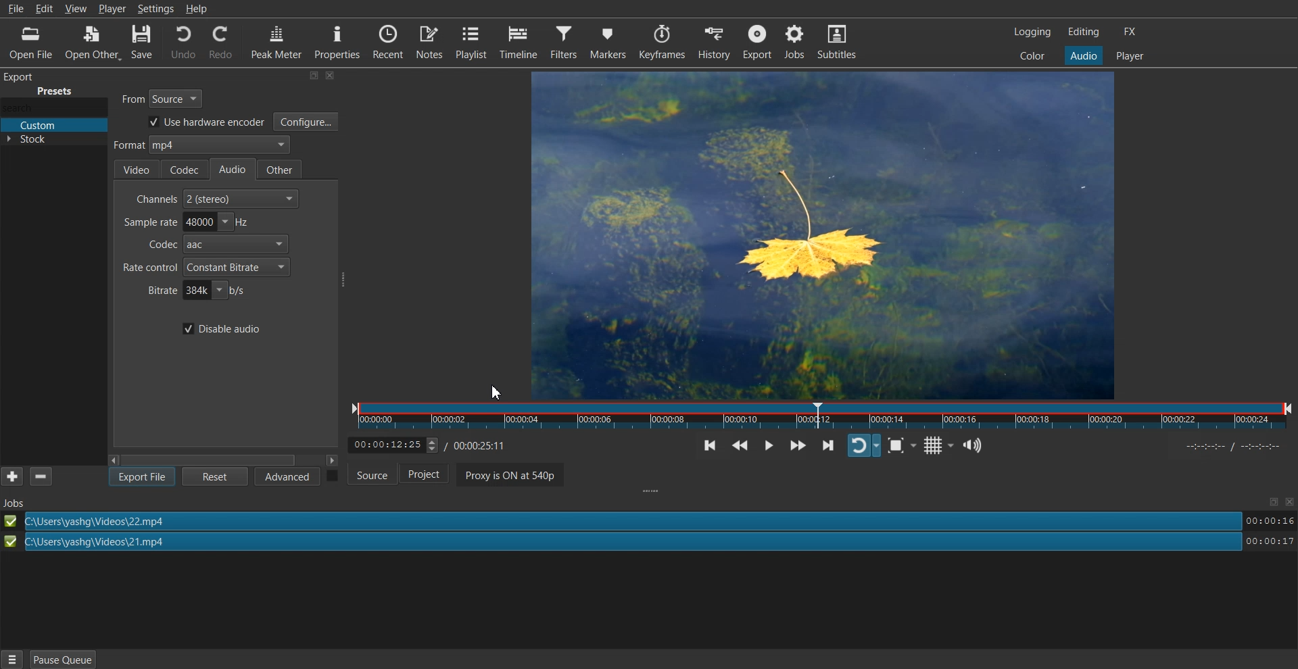 Image resolution: width=1298 pixels, height=669 pixels. What do you see at coordinates (564, 42) in the screenshot?
I see `Filters` at bounding box center [564, 42].